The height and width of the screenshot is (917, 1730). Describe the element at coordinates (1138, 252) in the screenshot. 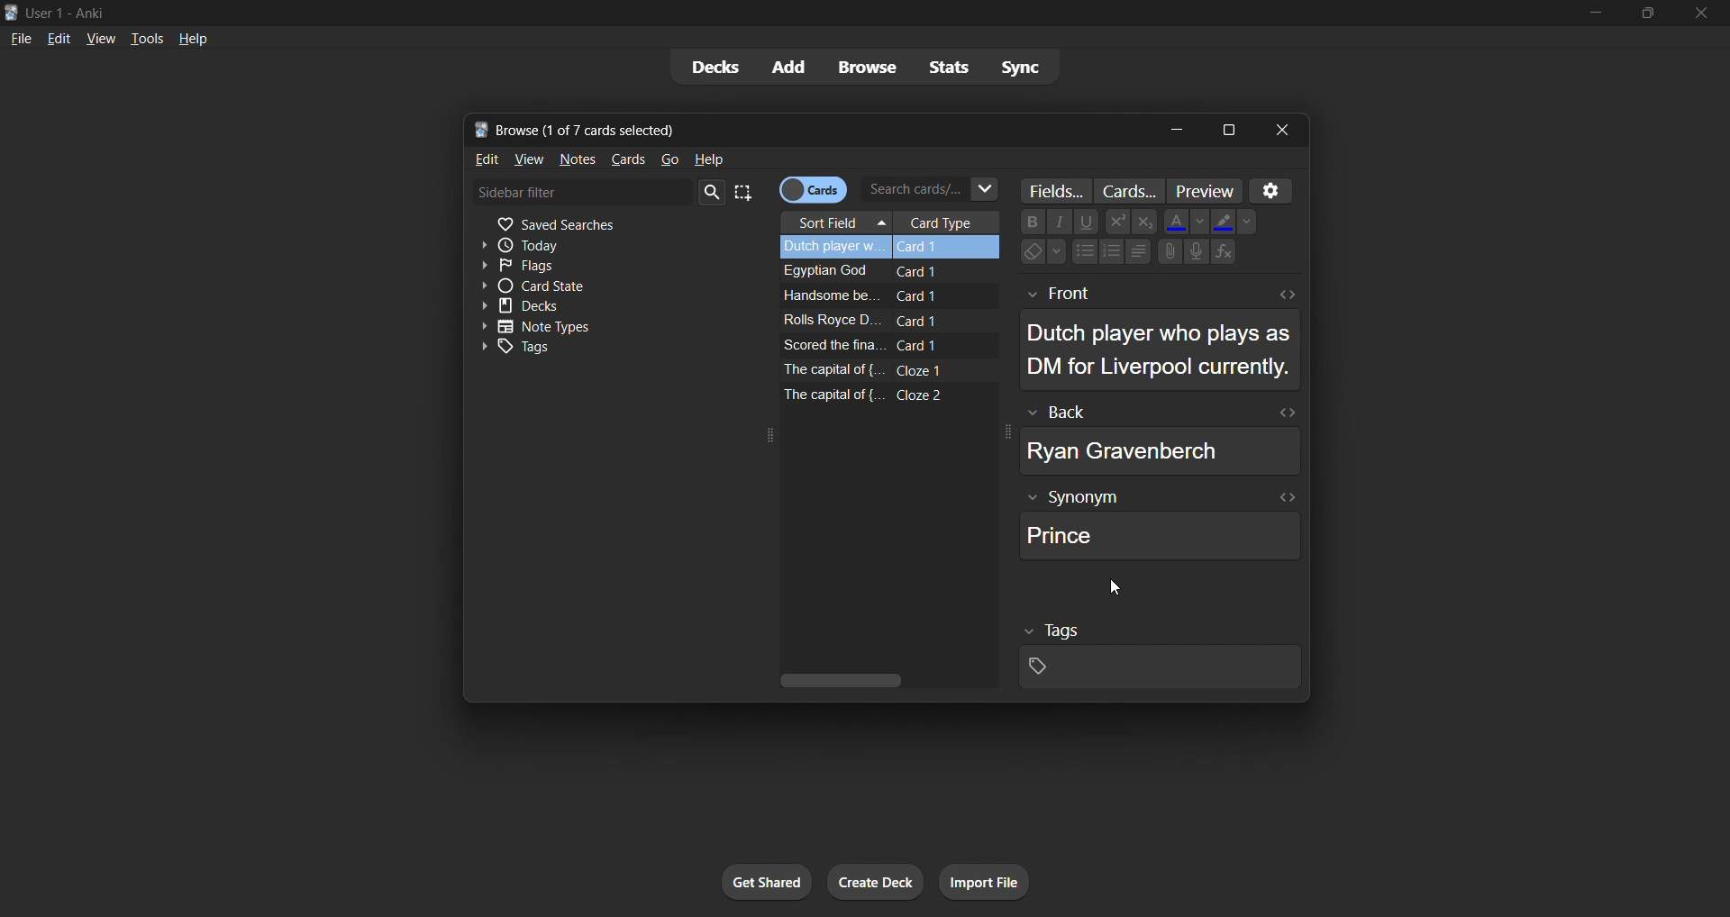

I see `Alignments` at that location.